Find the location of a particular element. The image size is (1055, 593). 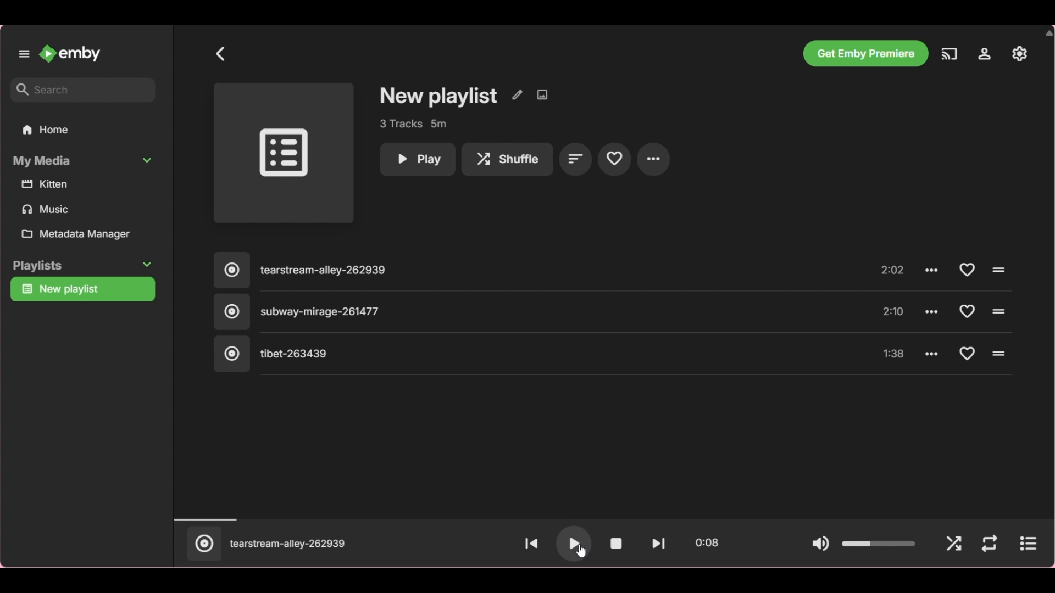

Music length of song is located at coordinates (894, 312).